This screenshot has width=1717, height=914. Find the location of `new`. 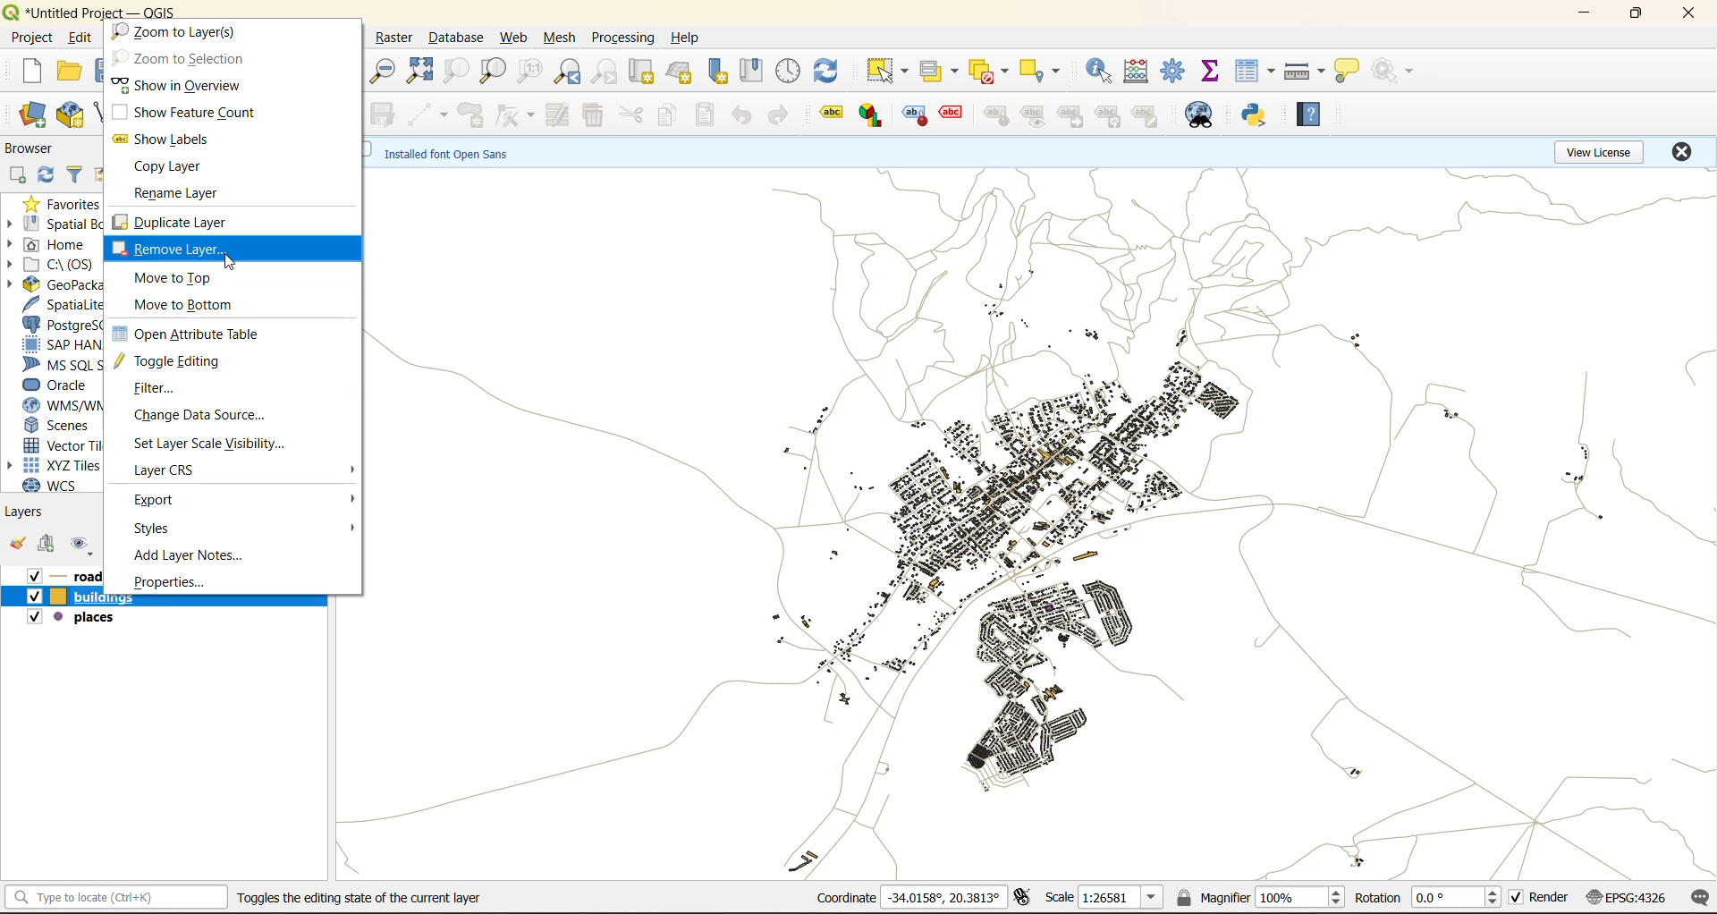

new is located at coordinates (33, 70).